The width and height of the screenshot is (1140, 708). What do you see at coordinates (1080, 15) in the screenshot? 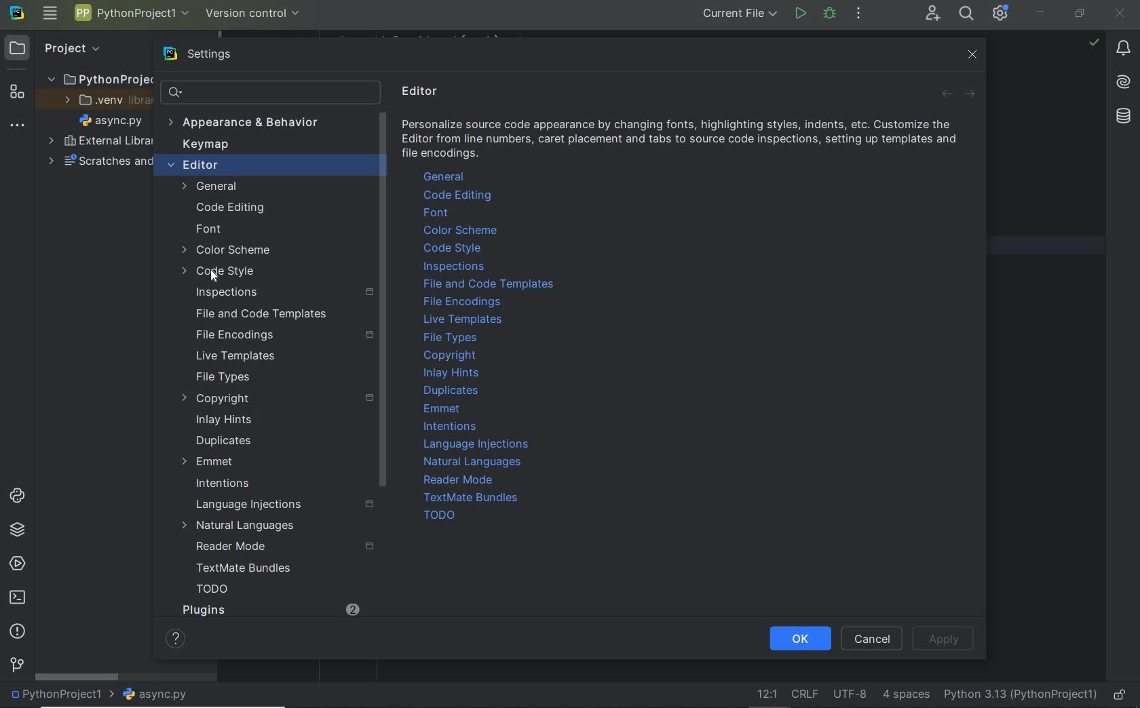
I see `RESTORE DOWN` at bounding box center [1080, 15].